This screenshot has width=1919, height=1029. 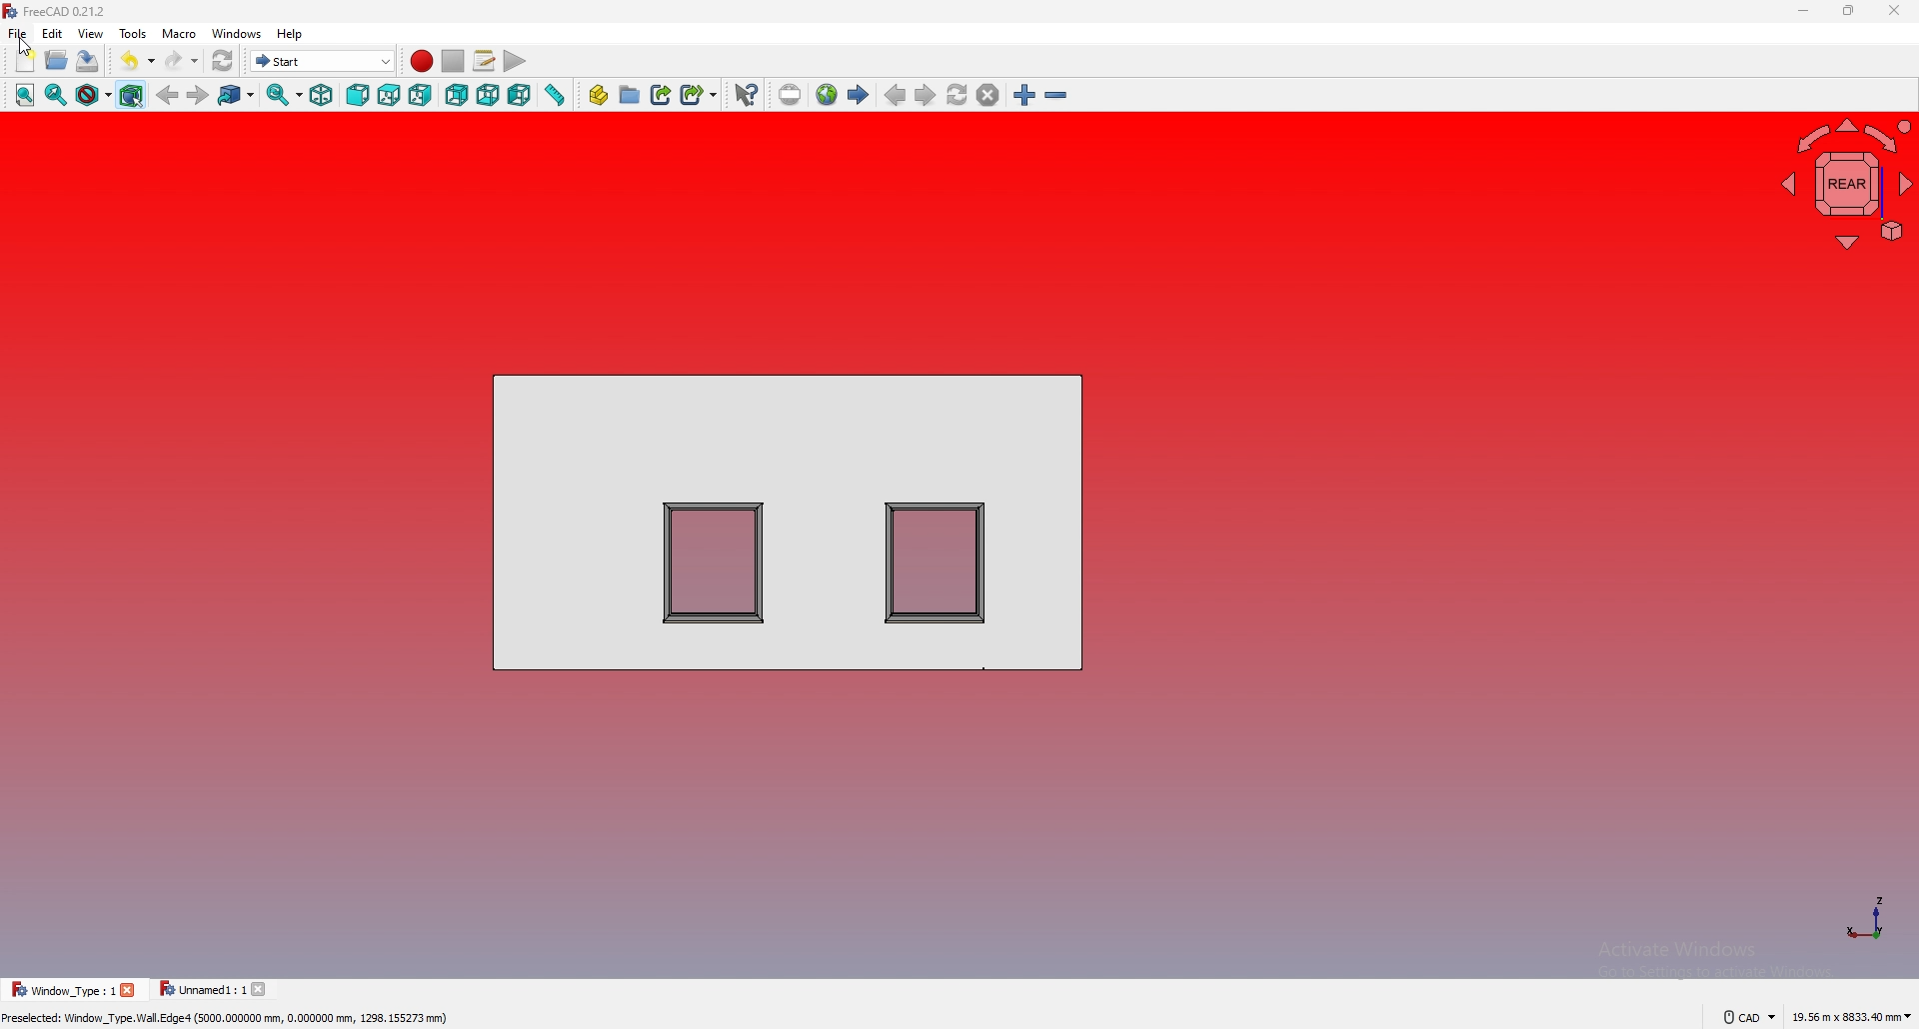 I want to click on sync view, so click(x=285, y=97).